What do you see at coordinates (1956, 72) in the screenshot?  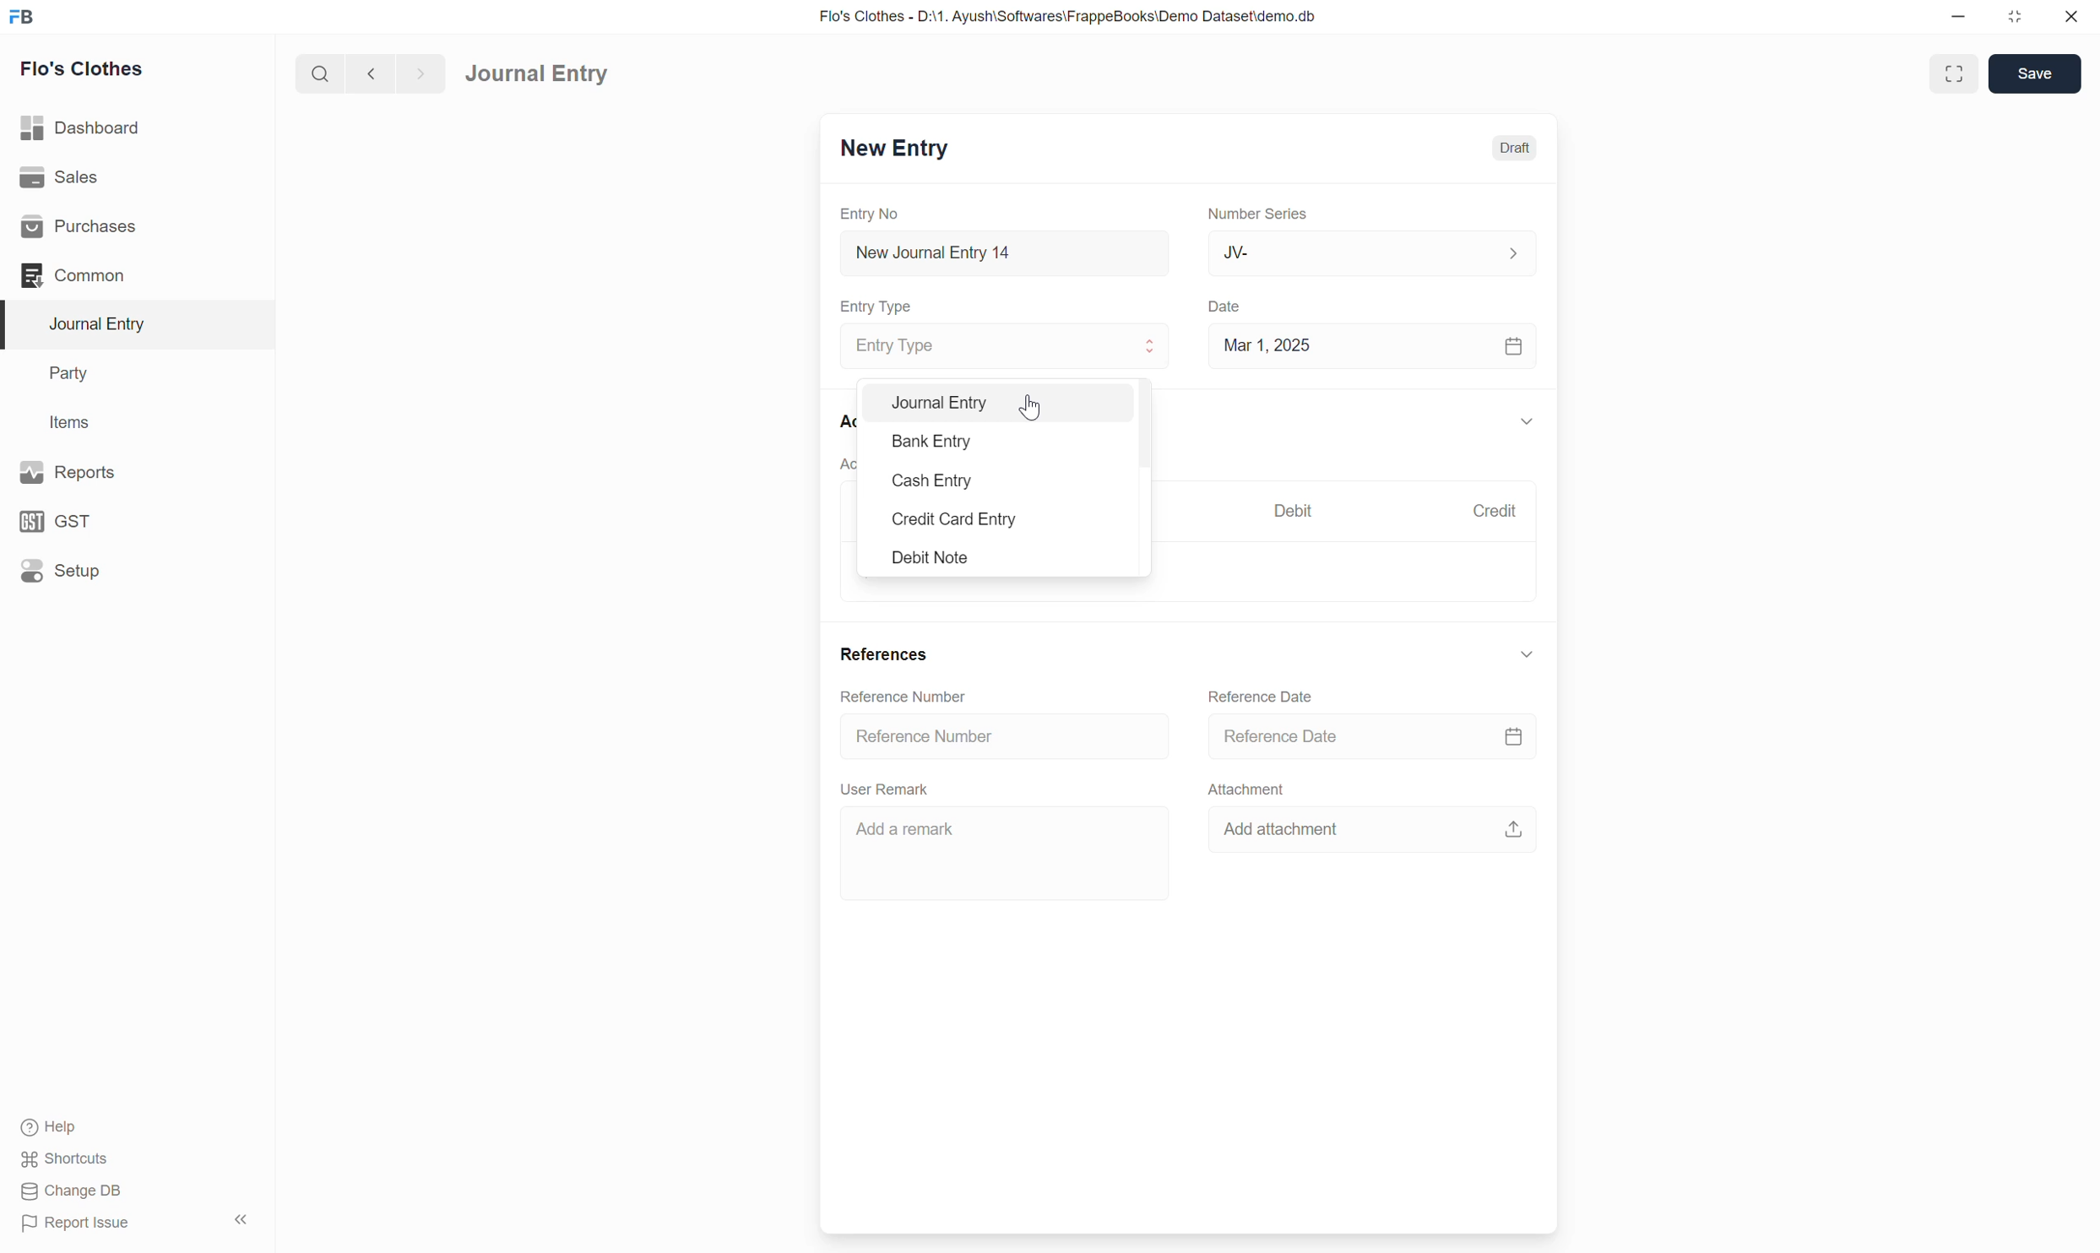 I see `enlarge` at bounding box center [1956, 72].